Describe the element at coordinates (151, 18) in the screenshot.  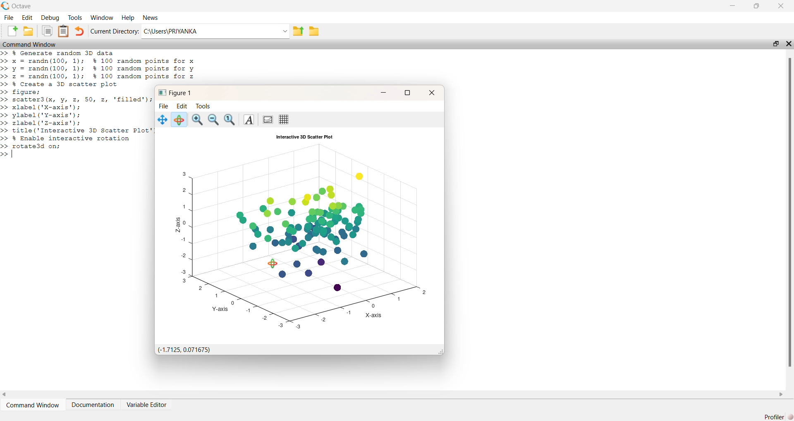
I see `News` at that location.